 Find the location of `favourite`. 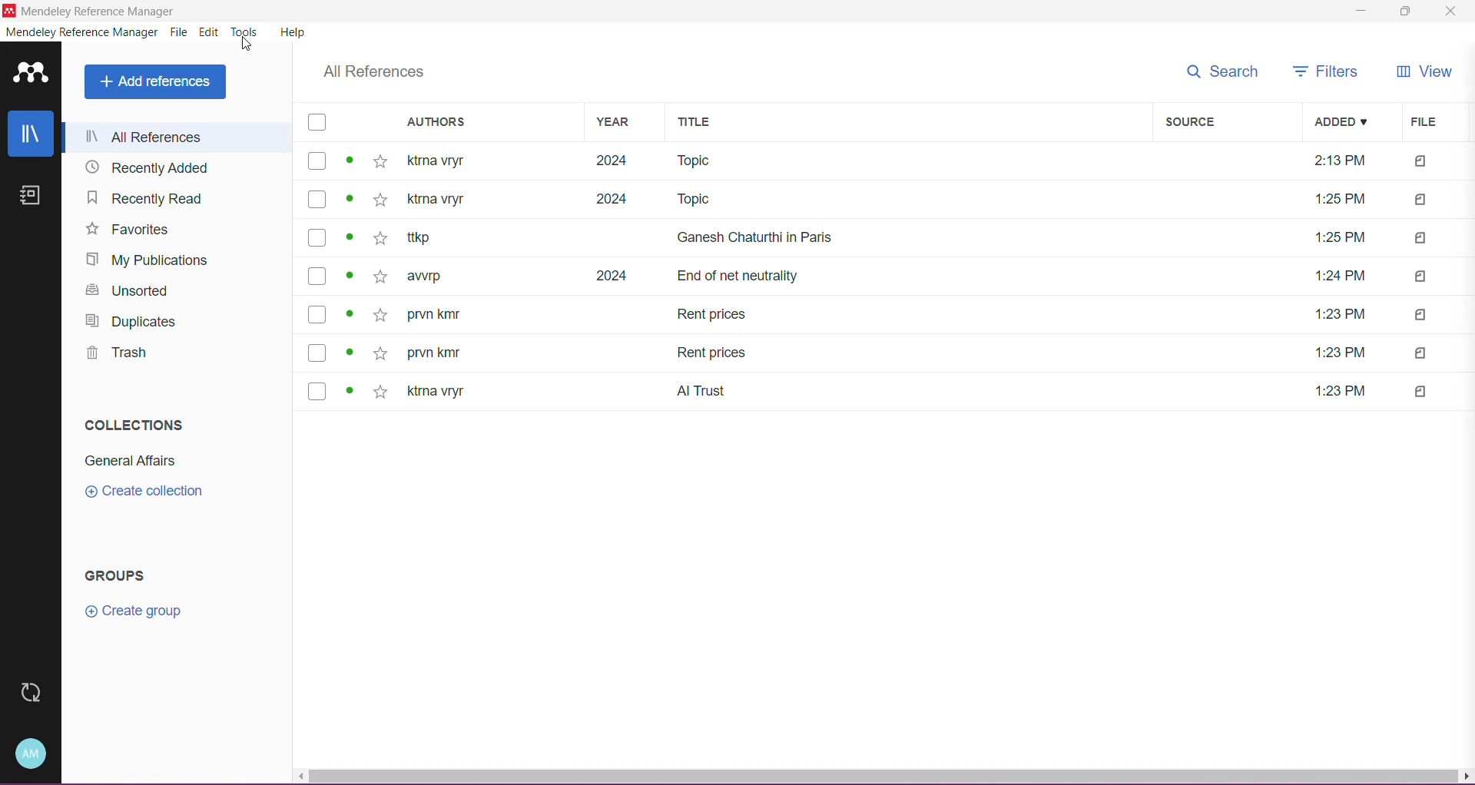

favourite is located at coordinates (382, 319).